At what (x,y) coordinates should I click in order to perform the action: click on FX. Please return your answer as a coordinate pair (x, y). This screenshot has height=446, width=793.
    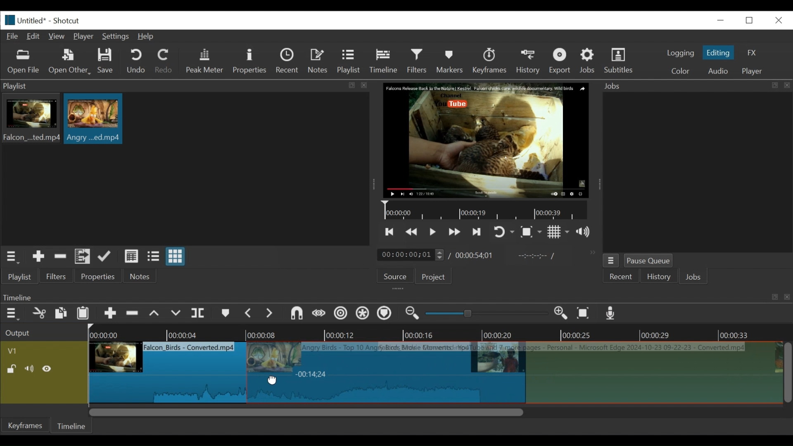
    Looking at the image, I should click on (752, 53).